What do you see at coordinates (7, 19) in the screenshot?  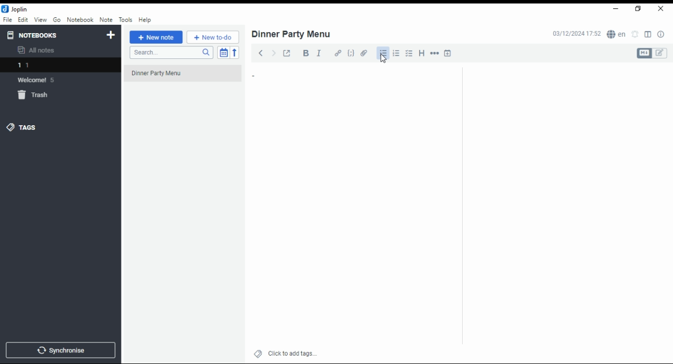 I see `file` at bounding box center [7, 19].